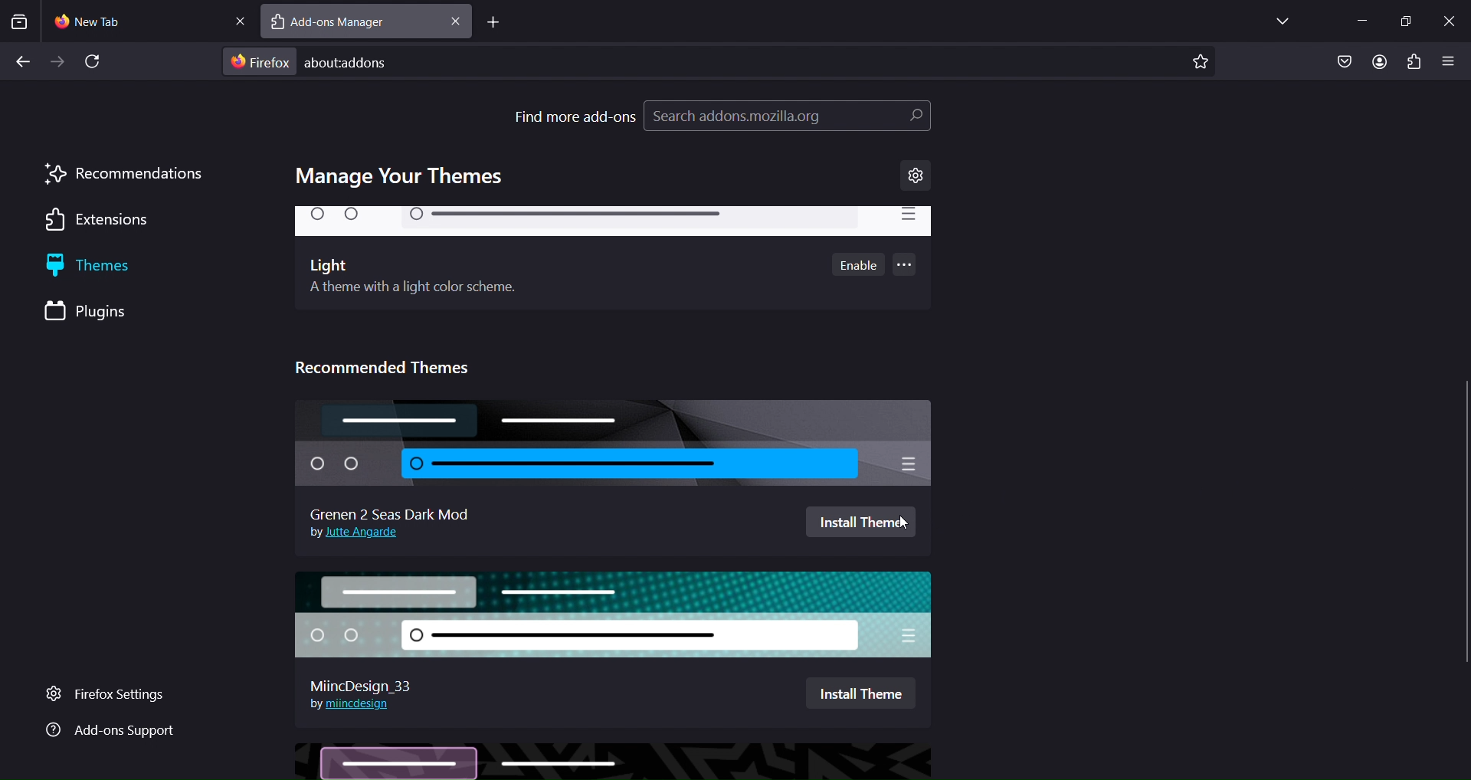 The image size is (1471, 780). What do you see at coordinates (903, 524) in the screenshot?
I see `cursor` at bounding box center [903, 524].